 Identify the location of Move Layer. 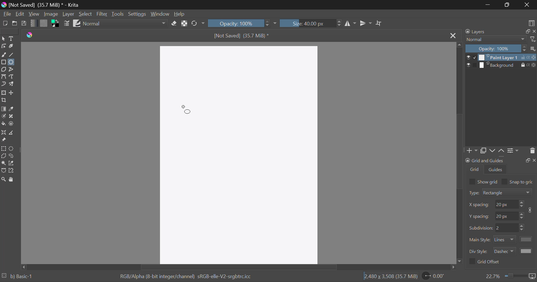
(12, 93).